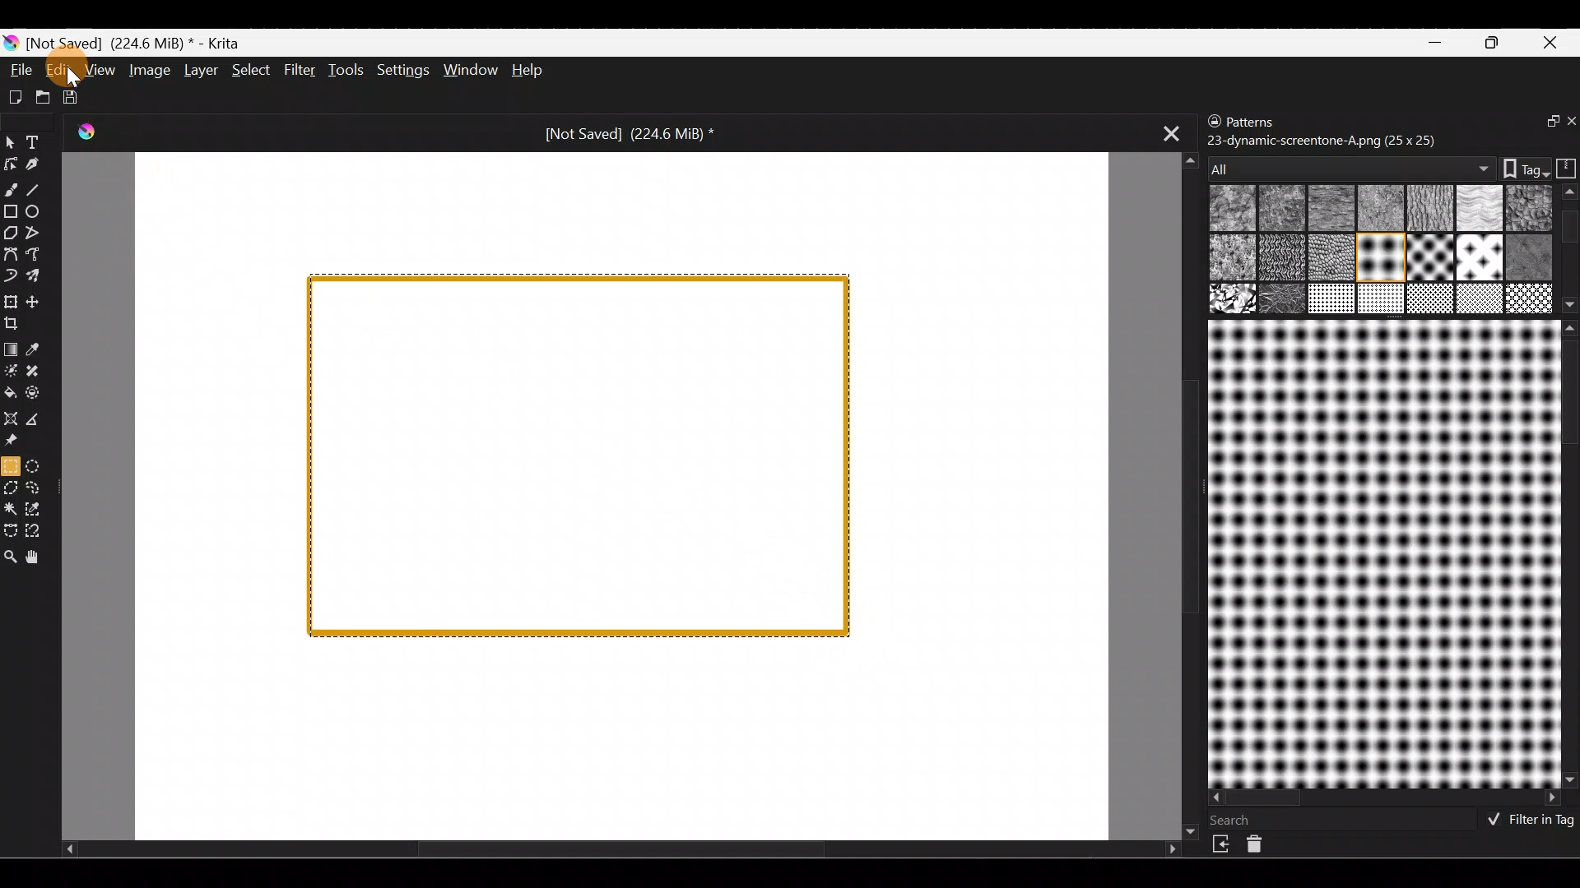  I want to click on Pan tool, so click(40, 557).